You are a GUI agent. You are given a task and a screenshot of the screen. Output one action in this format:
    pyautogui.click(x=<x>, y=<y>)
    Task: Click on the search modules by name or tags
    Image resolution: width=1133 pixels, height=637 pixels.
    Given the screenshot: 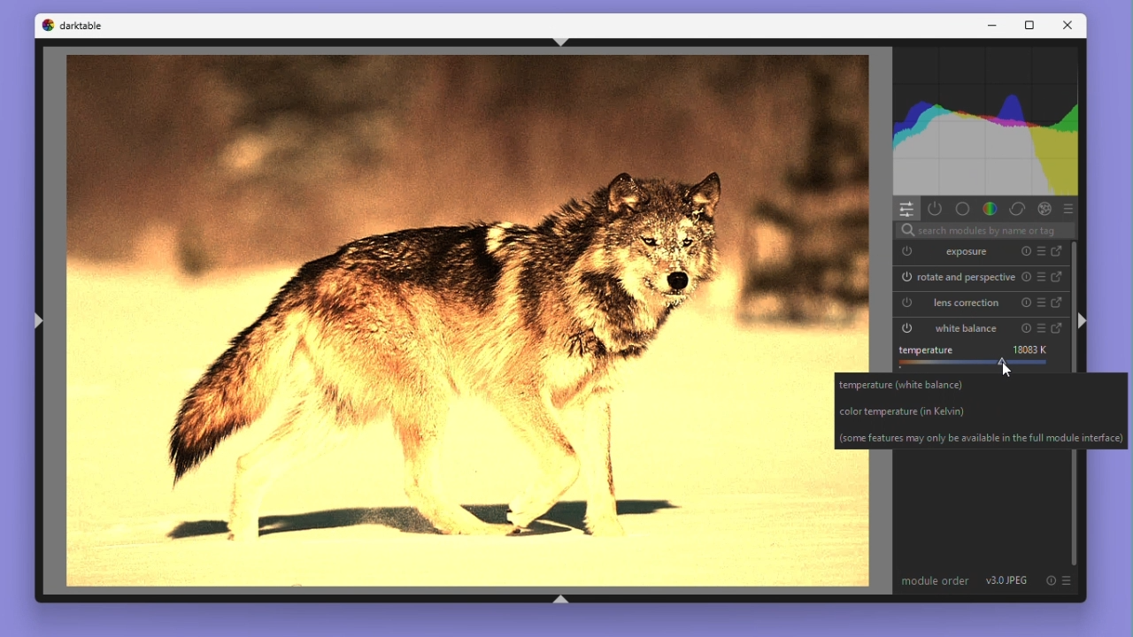 What is the action you would take?
    pyautogui.click(x=984, y=229)
    